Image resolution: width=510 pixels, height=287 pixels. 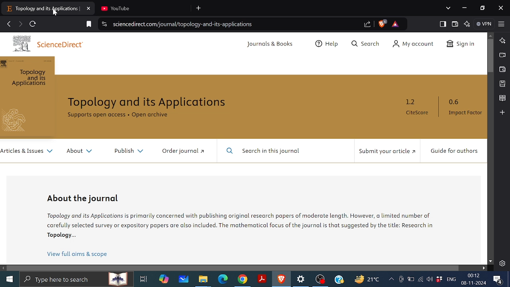 What do you see at coordinates (33, 24) in the screenshot?
I see `reload` at bounding box center [33, 24].